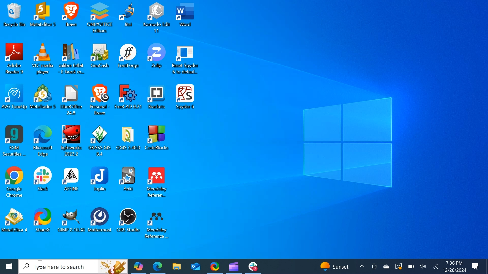 The height and width of the screenshot is (274, 488). Describe the element at coordinates (42, 224) in the screenshot. I see `ShareX` at that location.